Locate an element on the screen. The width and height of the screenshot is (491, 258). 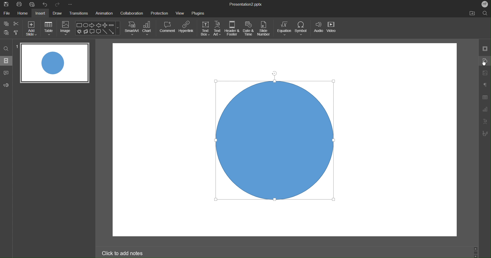
Video is located at coordinates (332, 29).